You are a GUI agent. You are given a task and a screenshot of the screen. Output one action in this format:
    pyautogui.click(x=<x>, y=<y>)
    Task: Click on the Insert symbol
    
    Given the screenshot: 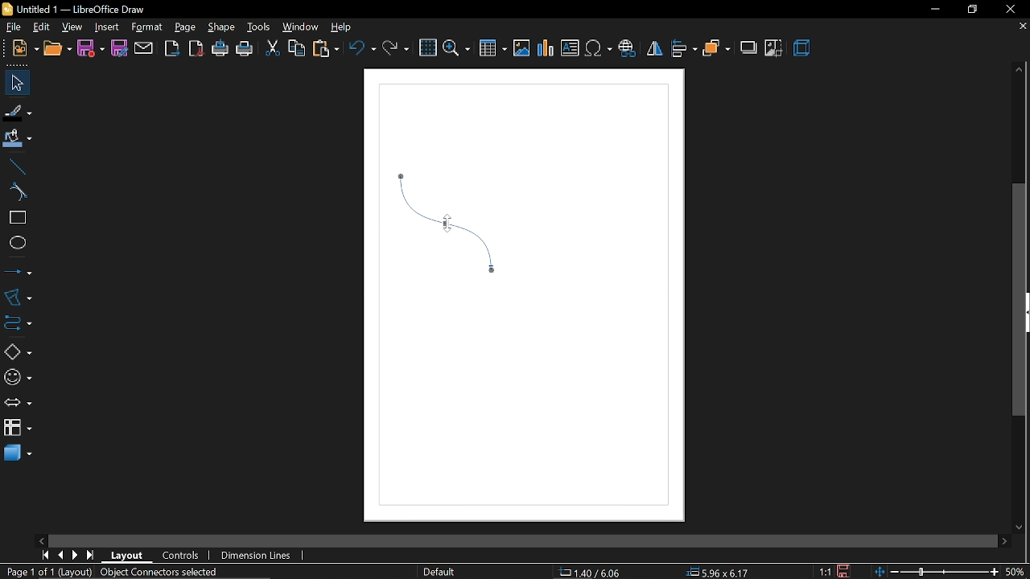 What is the action you would take?
    pyautogui.click(x=598, y=49)
    